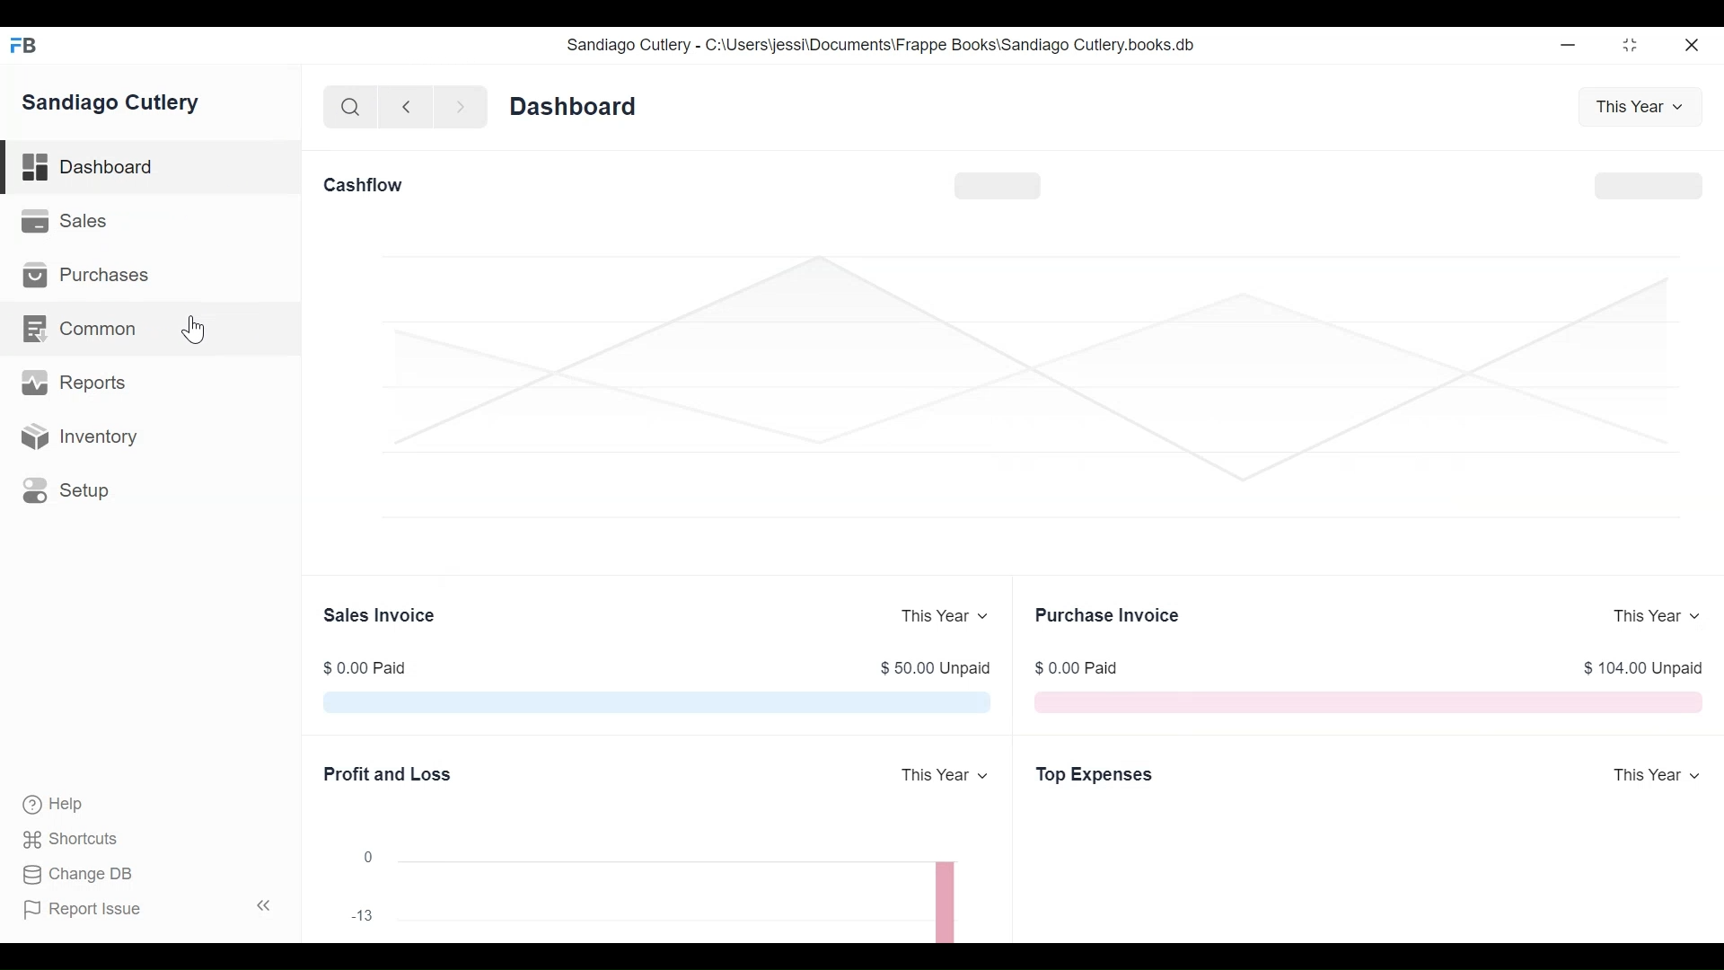 Image resolution: width=1724 pixels, height=970 pixels. Describe the element at coordinates (66, 489) in the screenshot. I see `Setup` at that location.